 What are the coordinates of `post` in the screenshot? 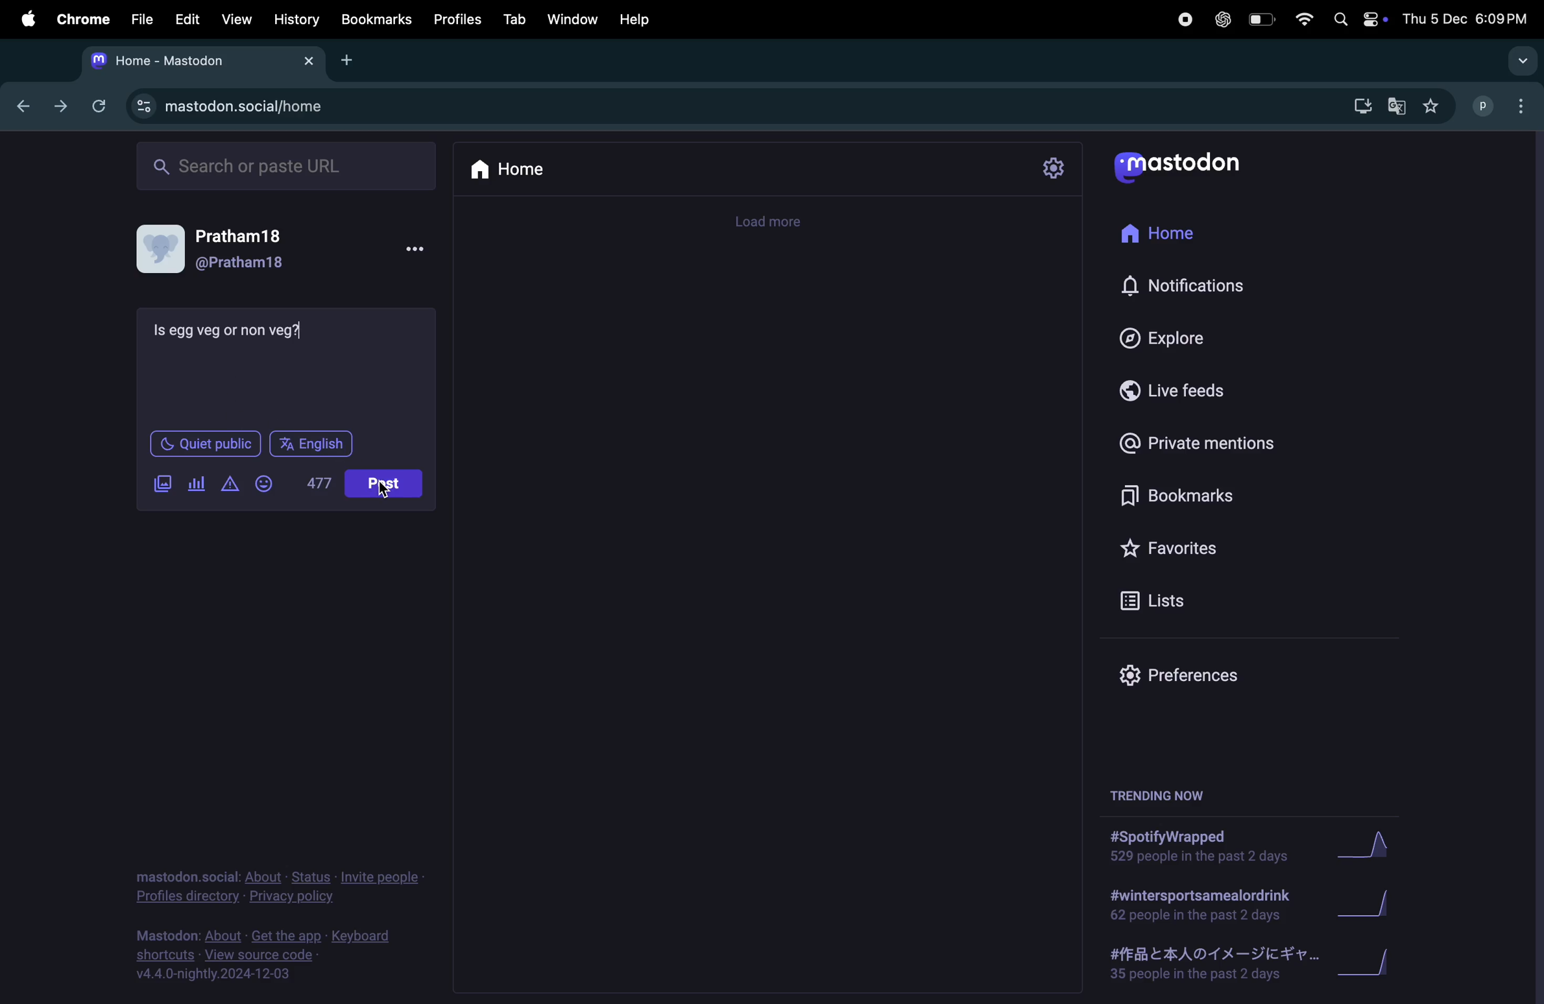 It's located at (387, 482).